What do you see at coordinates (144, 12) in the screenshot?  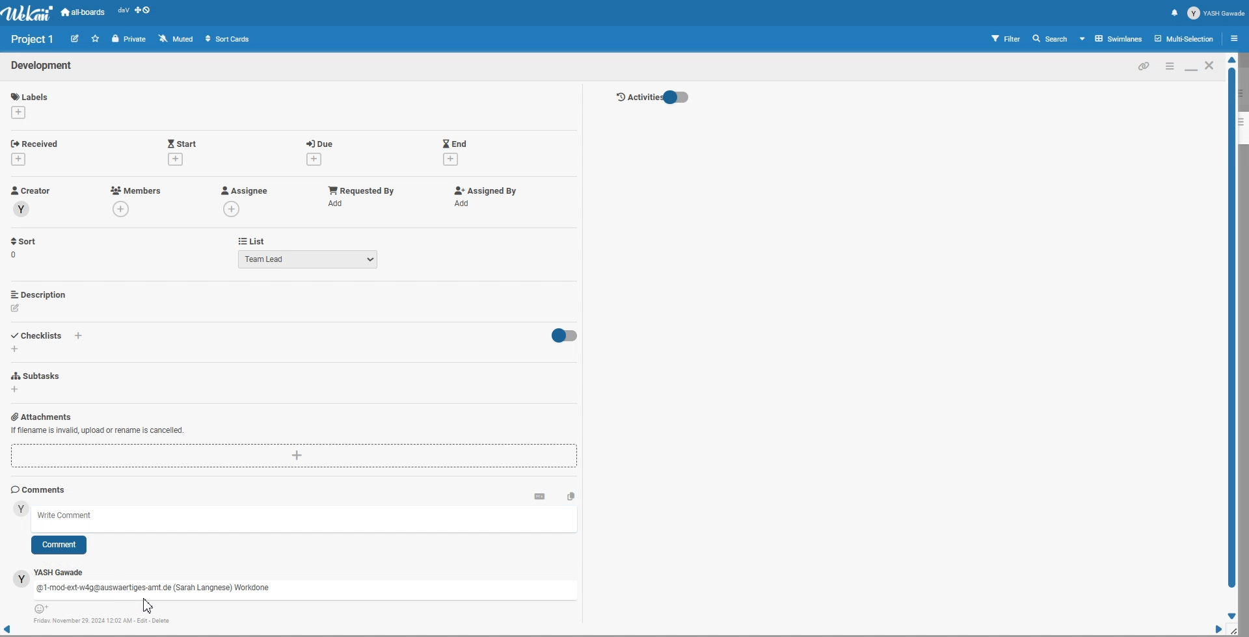 I see `Show desktop drag handle` at bounding box center [144, 12].